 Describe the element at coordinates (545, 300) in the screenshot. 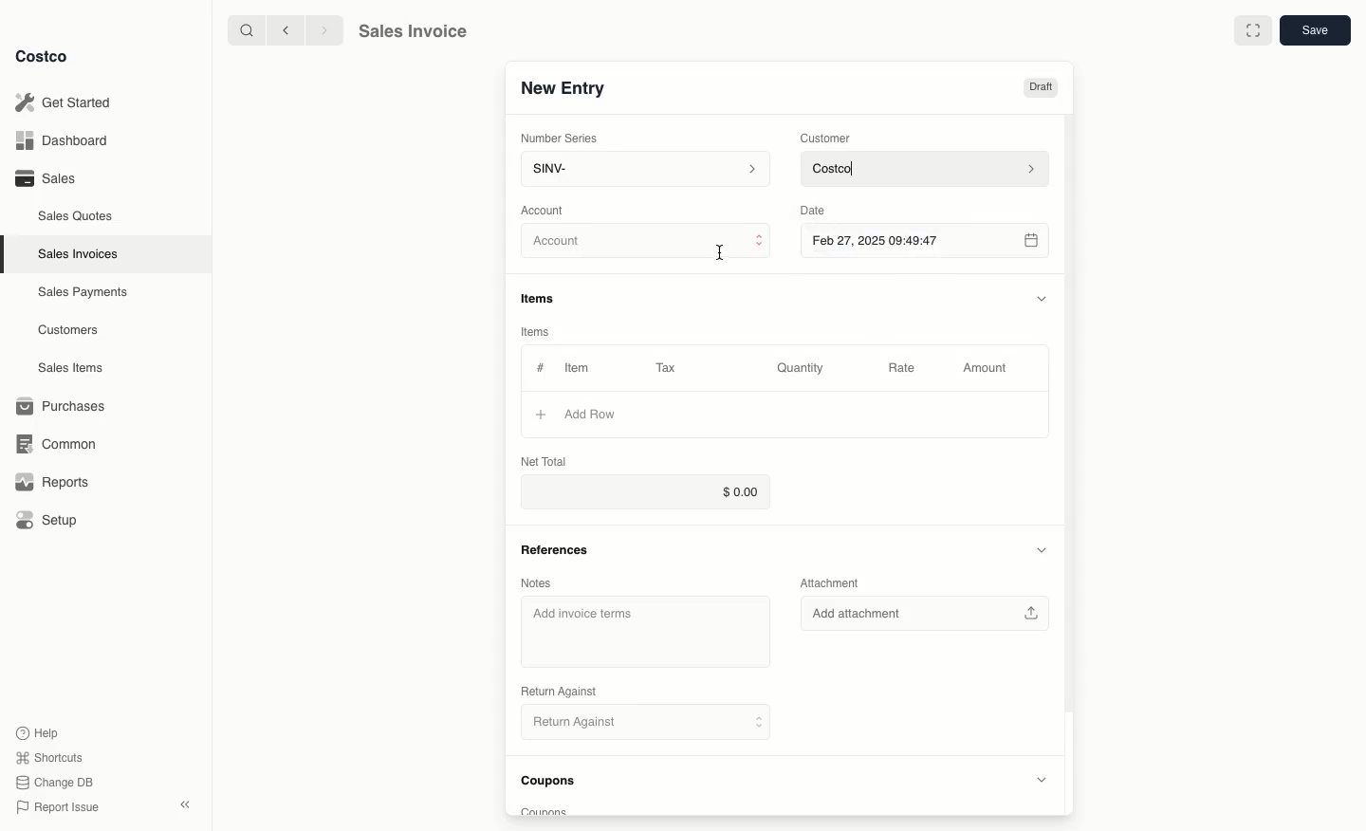

I see `Items` at that location.